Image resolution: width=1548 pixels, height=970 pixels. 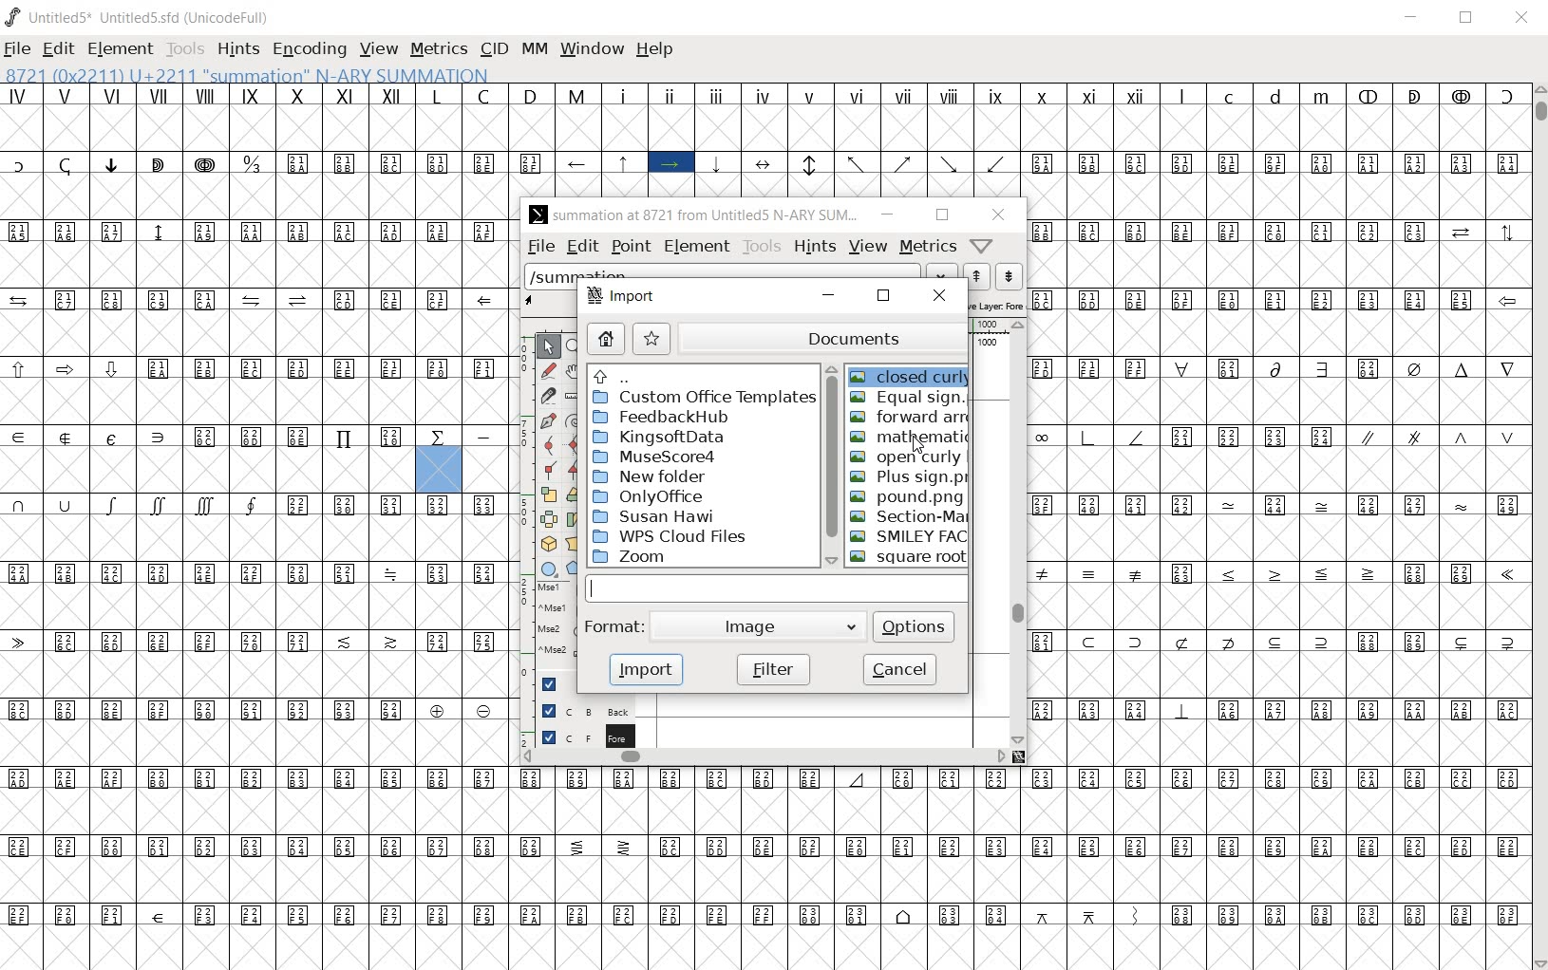 I want to click on New Folder, so click(x=651, y=476).